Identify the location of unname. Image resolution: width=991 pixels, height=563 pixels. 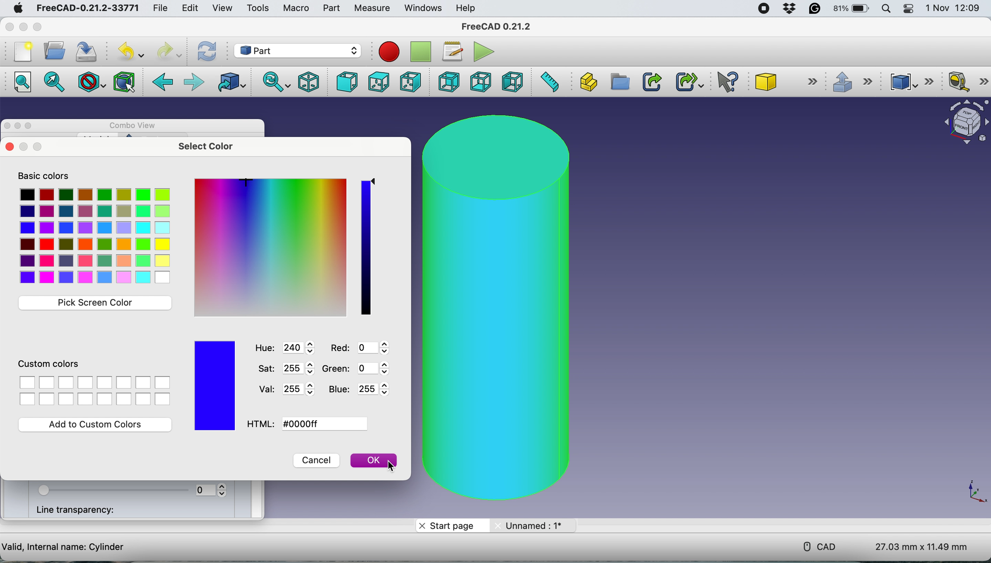
(531, 526).